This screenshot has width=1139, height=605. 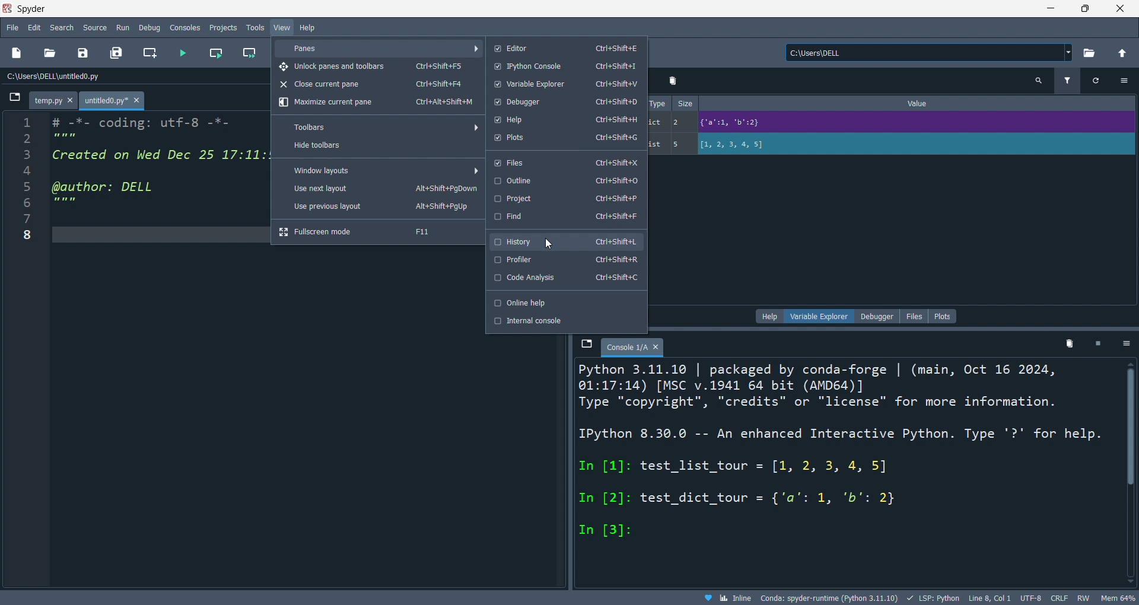 I want to click on save, so click(x=81, y=55).